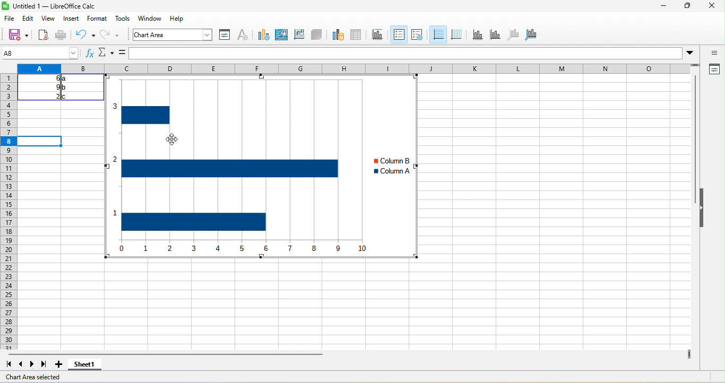 The height and width of the screenshot is (383, 725). Describe the element at coordinates (106, 54) in the screenshot. I see `name box` at that location.